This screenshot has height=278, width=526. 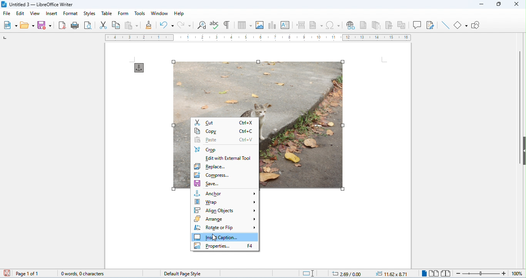 What do you see at coordinates (131, 25) in the screenshot?
I see `paste` at bounding box center [131, 25].